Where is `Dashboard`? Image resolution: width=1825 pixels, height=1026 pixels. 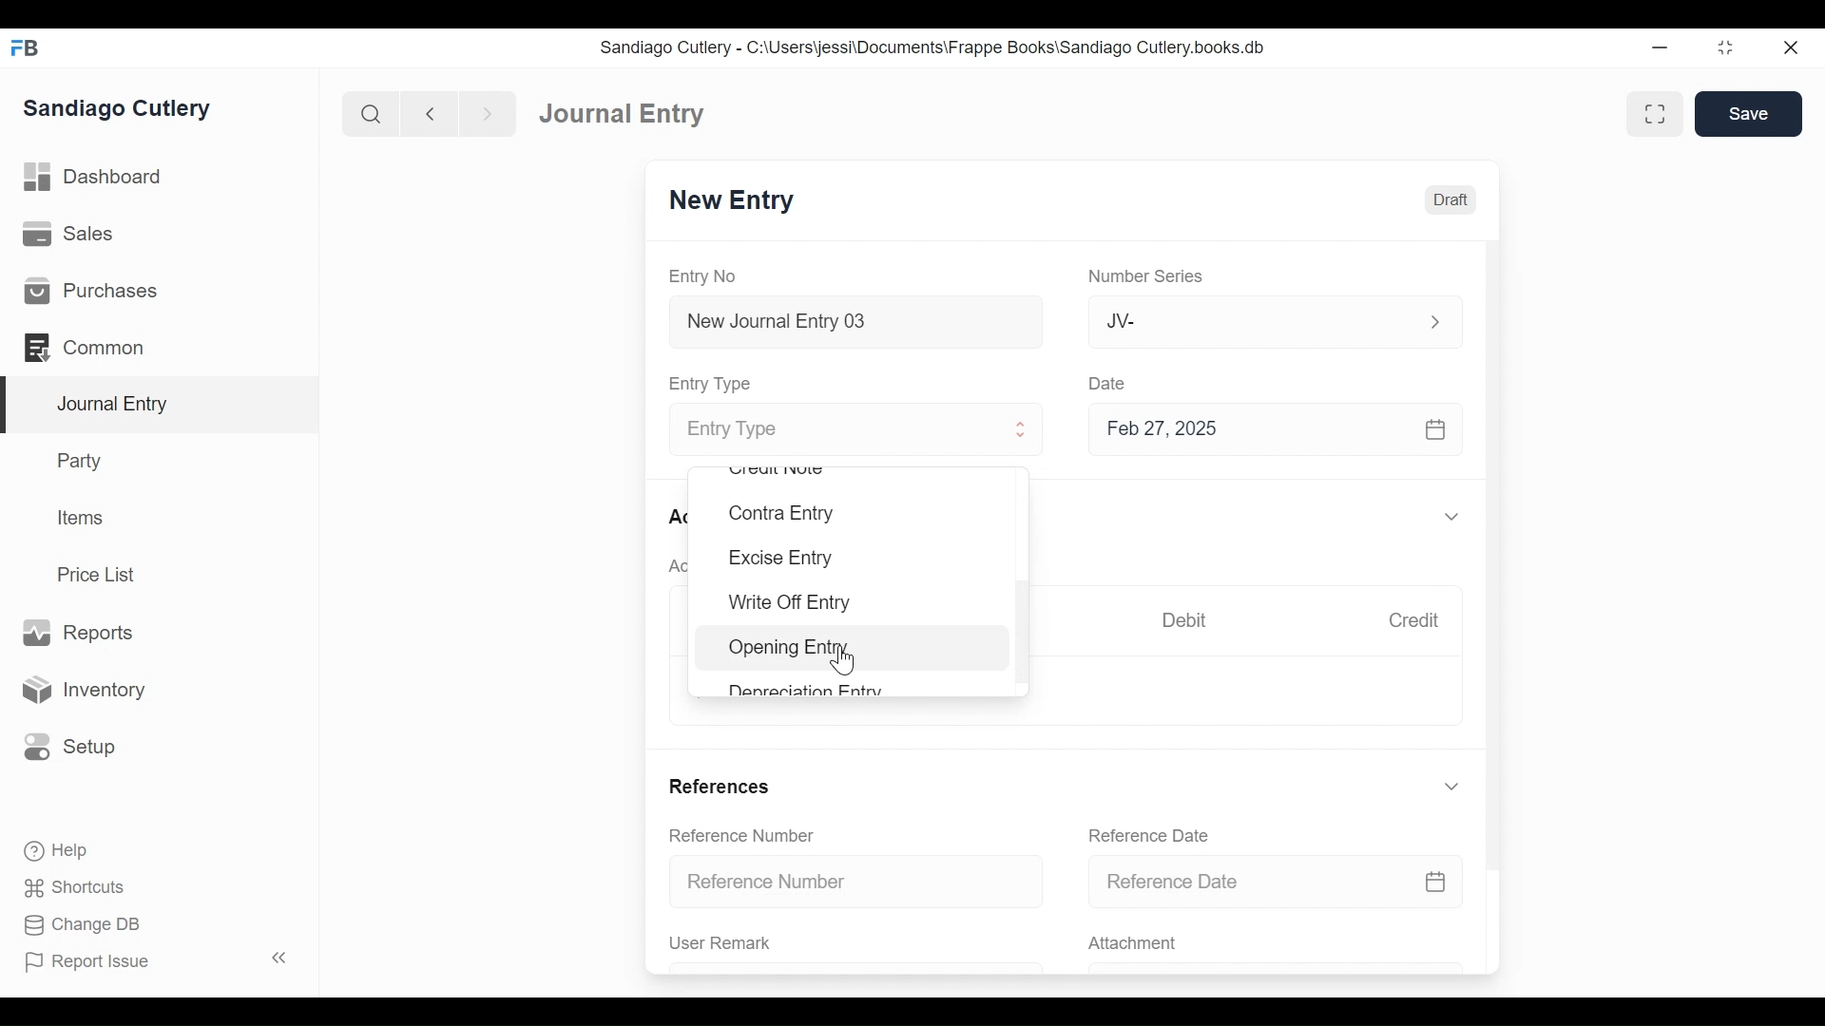
Dashboard is located at coordinates (94, 178).